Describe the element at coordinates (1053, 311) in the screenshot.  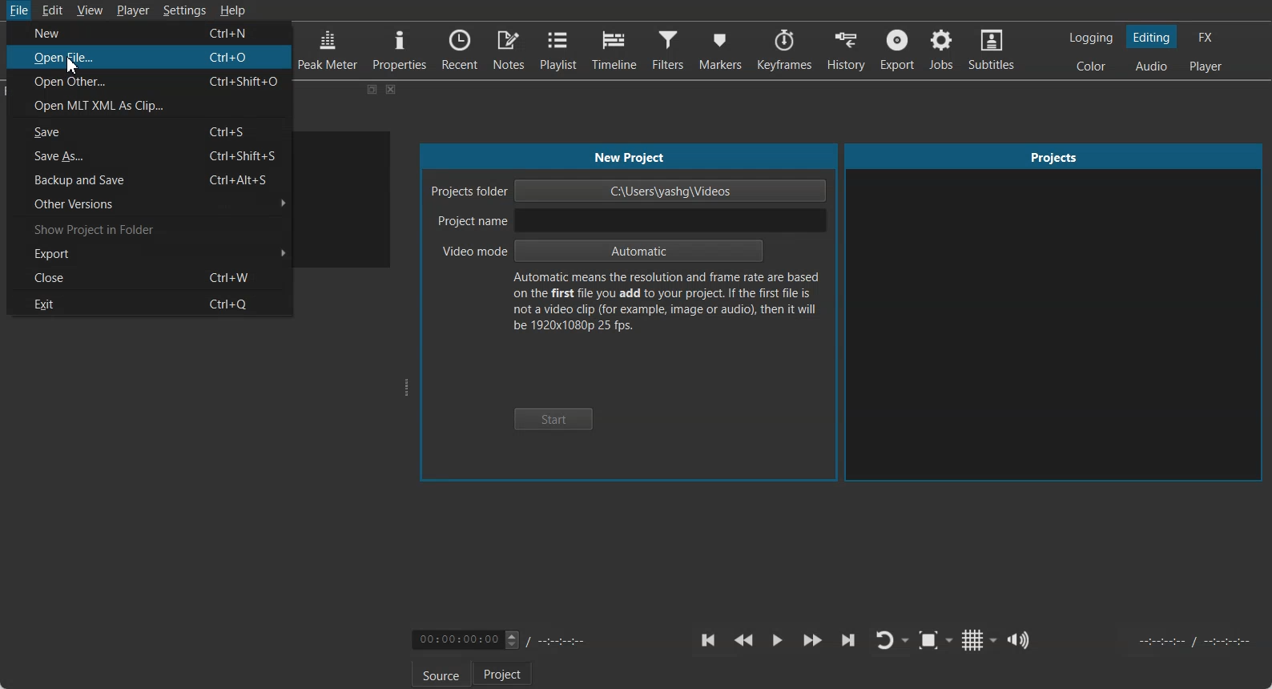
I see `Projects` at that location.